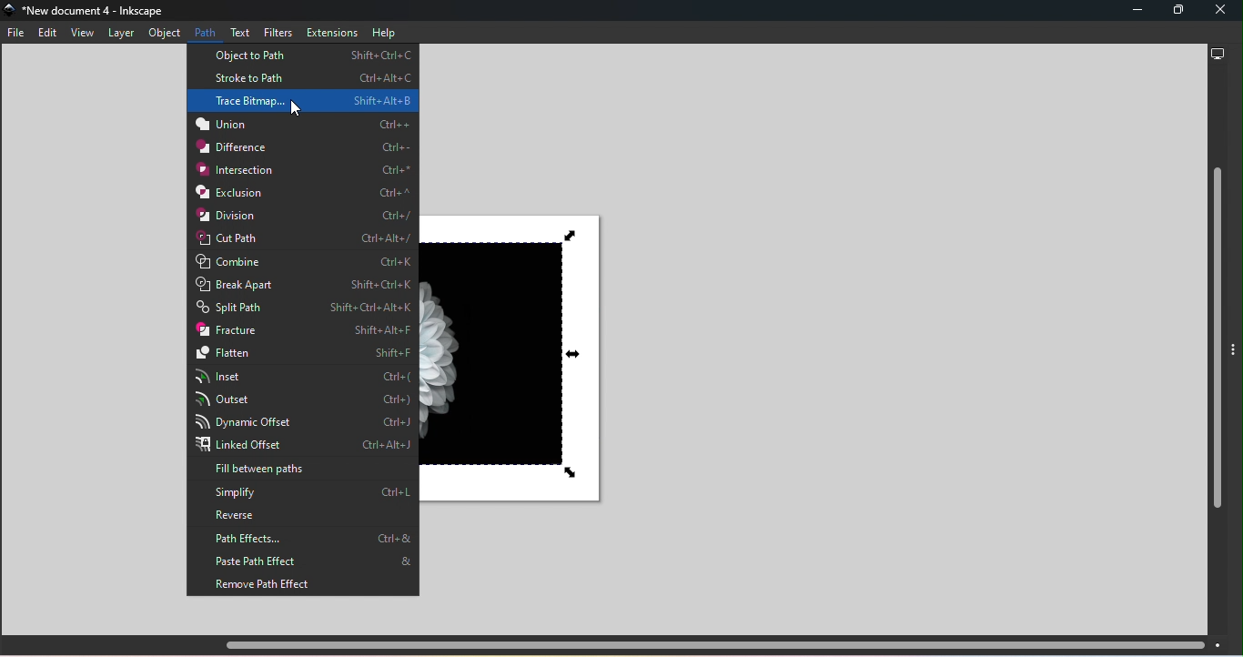 Image resolution: width=1243 pixels, height=657 pixels. Describe the element at coordinates (334, 33) in the screenshot. I see `Extensions` at that location.